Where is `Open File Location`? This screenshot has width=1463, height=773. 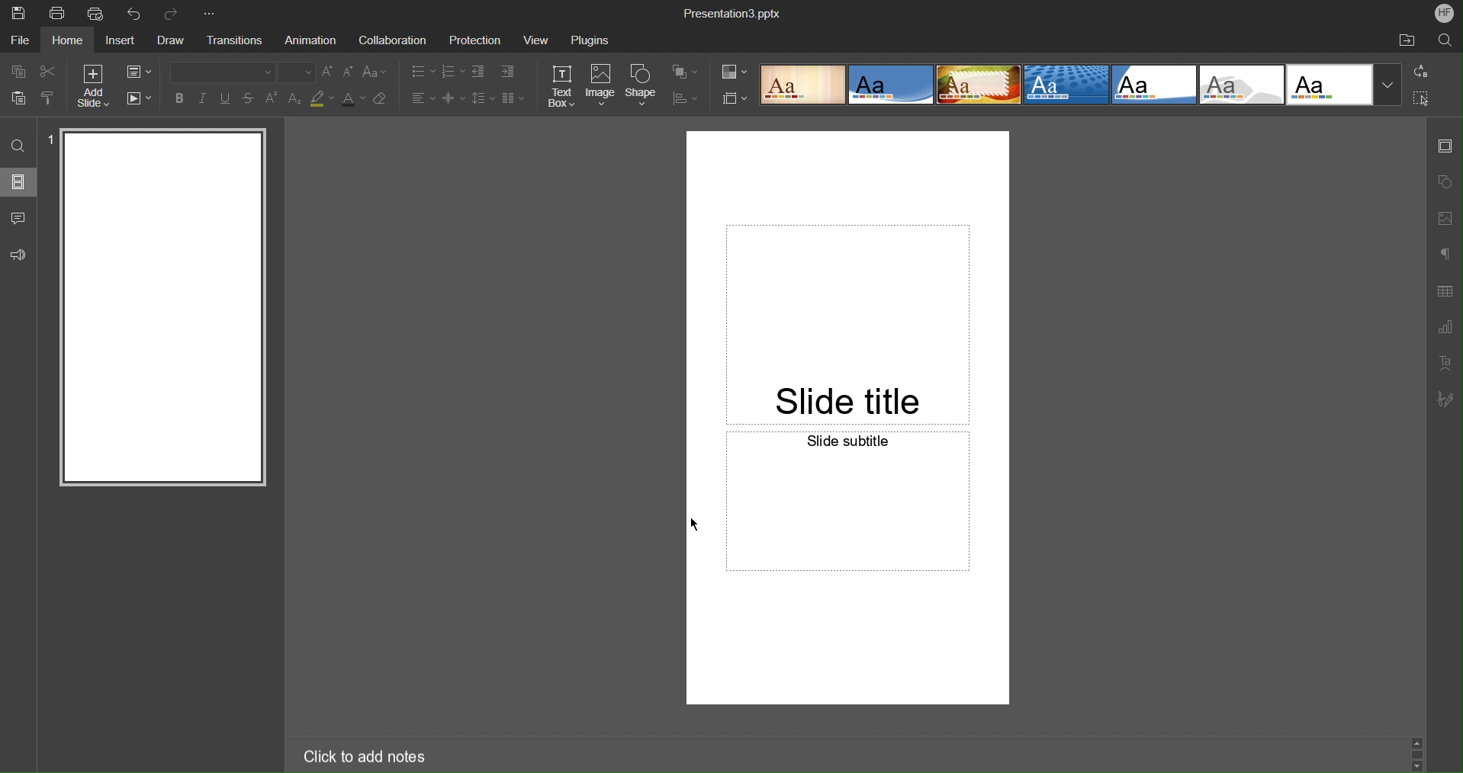 Open File Location is located at coordinates (1406, 41).